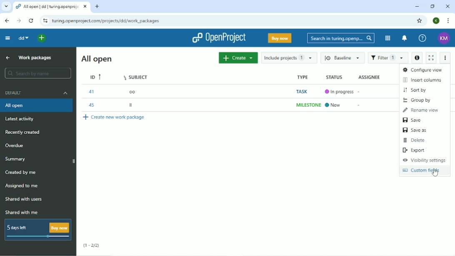  What do you see at coordinates (444, 38) in the screenshot?
I see `Account` at bounding box center [444, 38].